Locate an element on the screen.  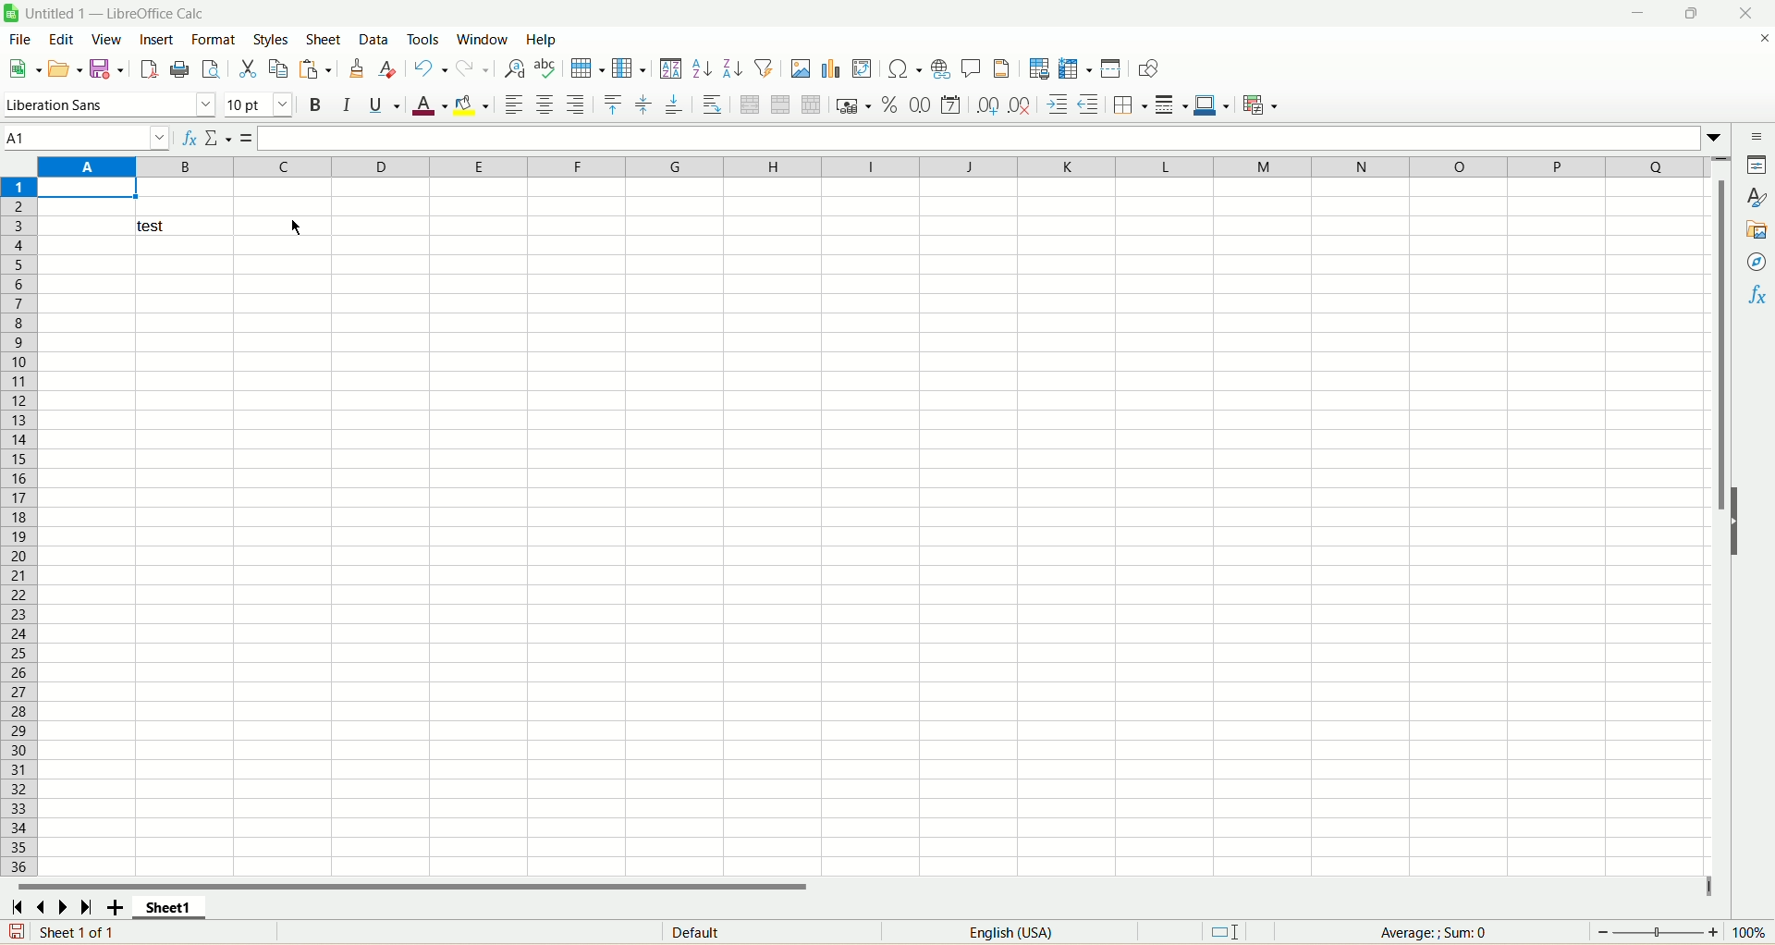
underline is located at coordinates (385, 104).